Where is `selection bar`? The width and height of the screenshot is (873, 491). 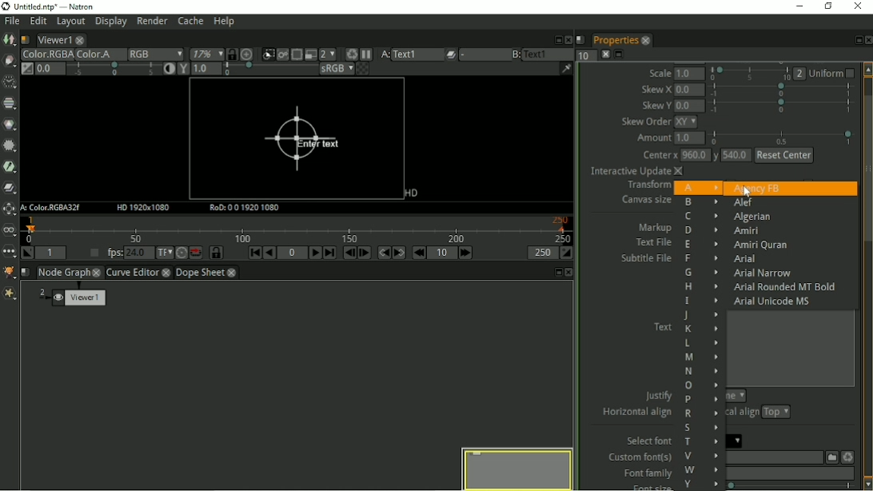 selection bar is located at coordinates (781, 106).